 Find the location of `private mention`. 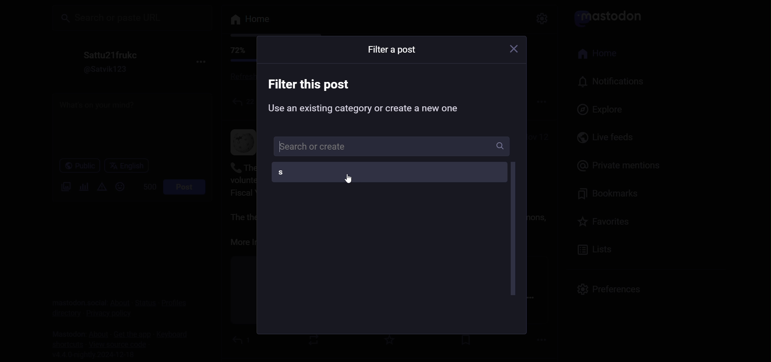

private mention is located at coordinates (614, 164).